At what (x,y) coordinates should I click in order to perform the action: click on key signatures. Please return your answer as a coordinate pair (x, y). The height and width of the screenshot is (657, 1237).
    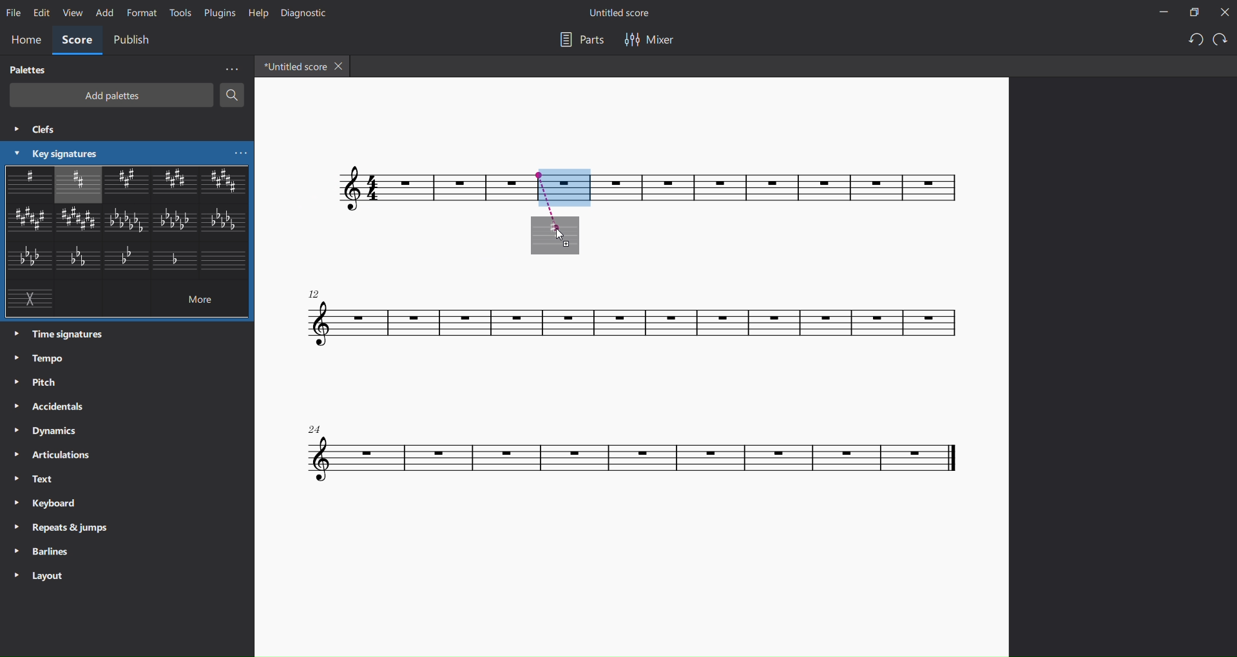
    Looking at the image, I should click on (54, 151).